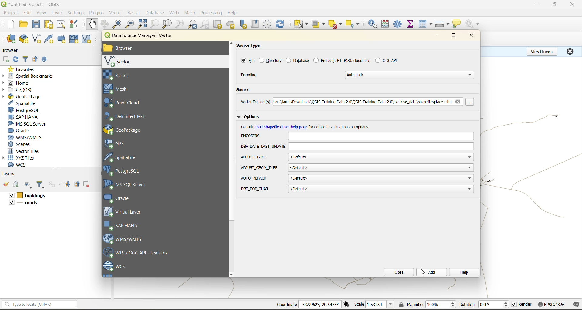 The height and width of the screenshot is (310, 582). Describe the element at coordinates (134, 12) in the screenshot. I see `raster` at that location.